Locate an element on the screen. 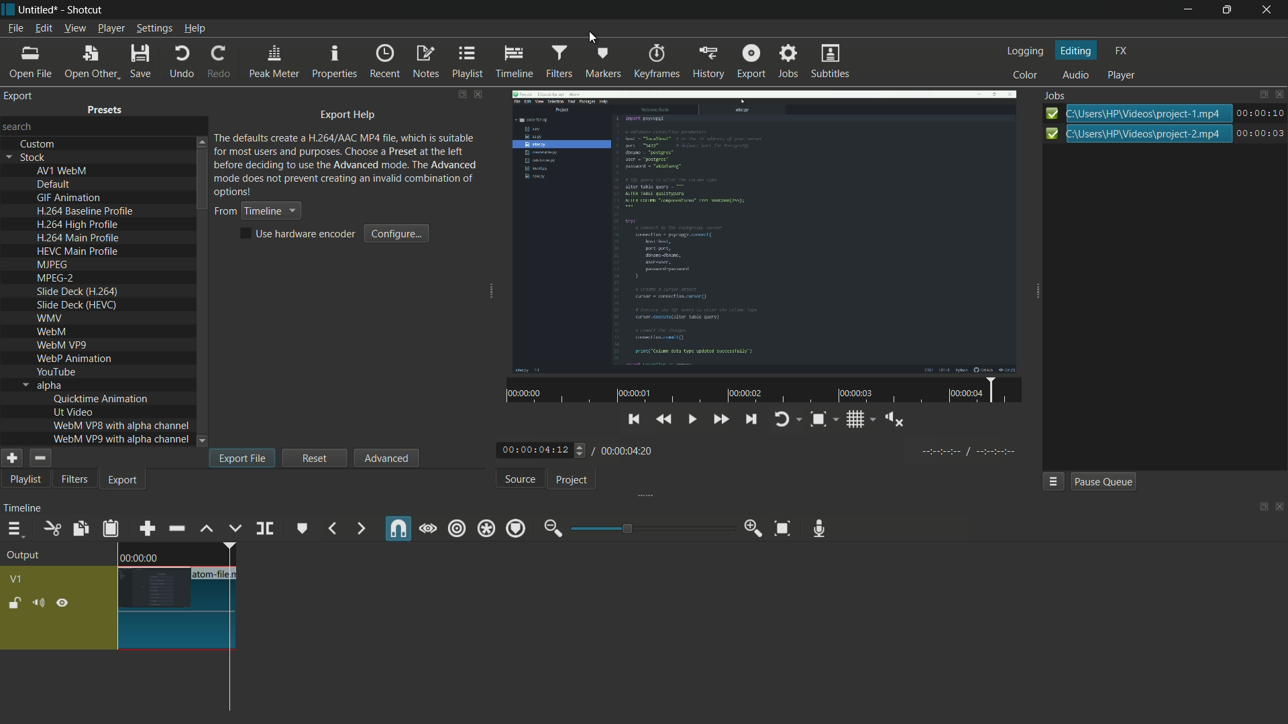  zoom out is located at coordinates (551, 529).